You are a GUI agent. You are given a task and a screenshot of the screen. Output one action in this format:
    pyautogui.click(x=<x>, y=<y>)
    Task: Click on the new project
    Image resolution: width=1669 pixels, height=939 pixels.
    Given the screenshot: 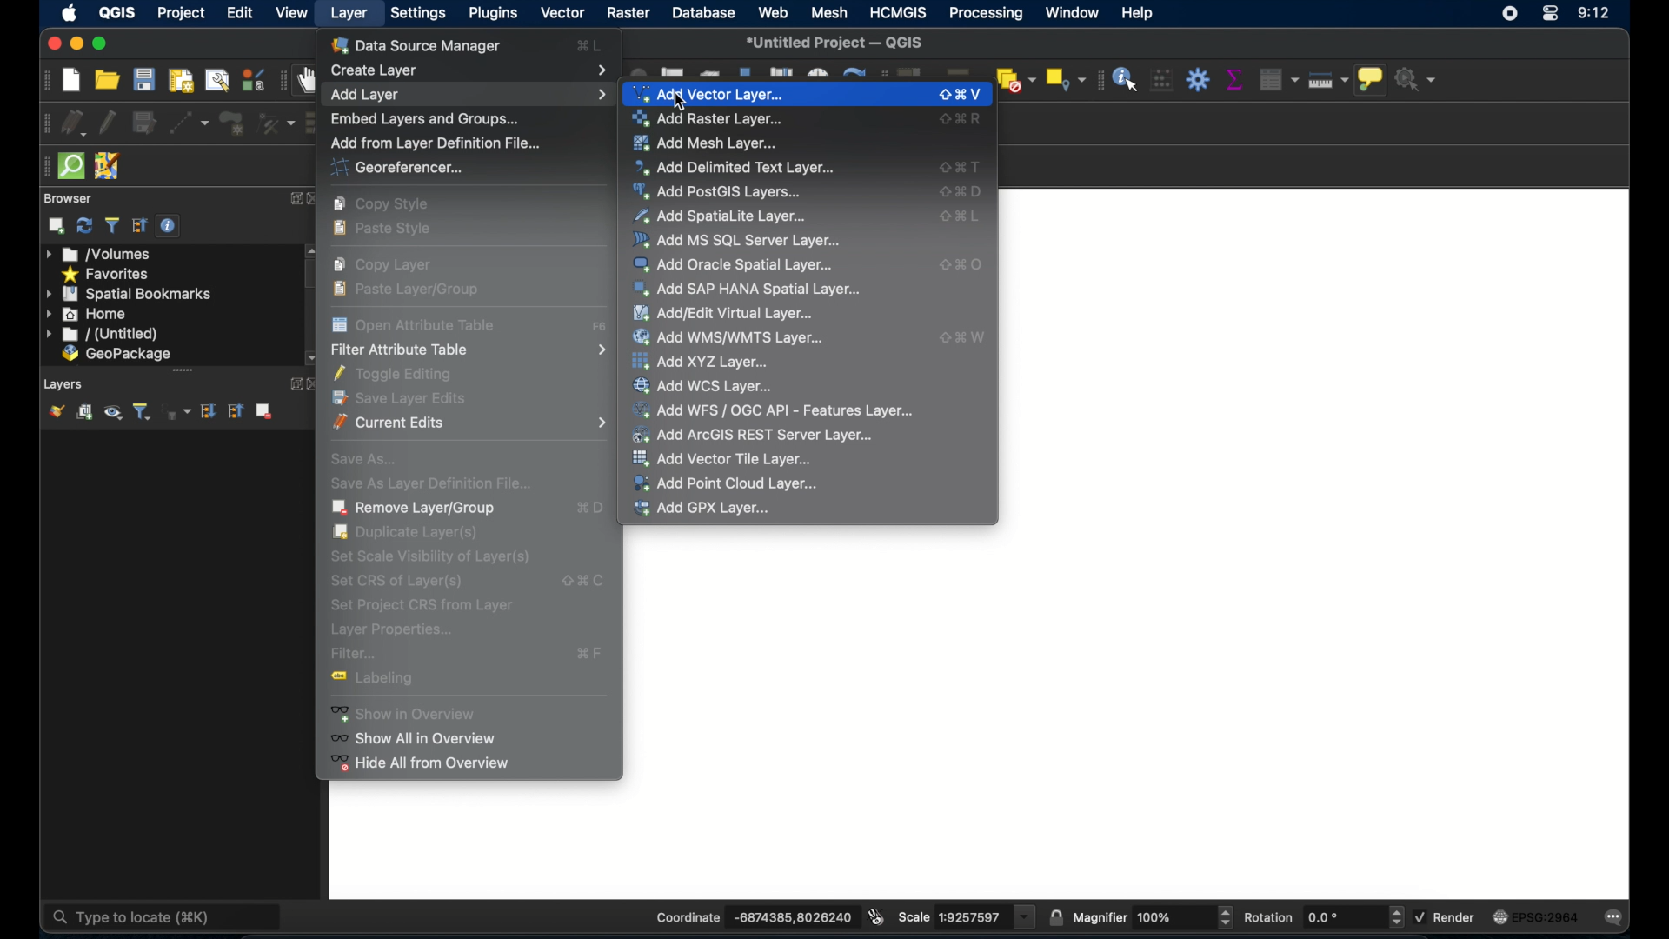 What is the action you would take?
    pyautogui.click(x=70, y=80)
    